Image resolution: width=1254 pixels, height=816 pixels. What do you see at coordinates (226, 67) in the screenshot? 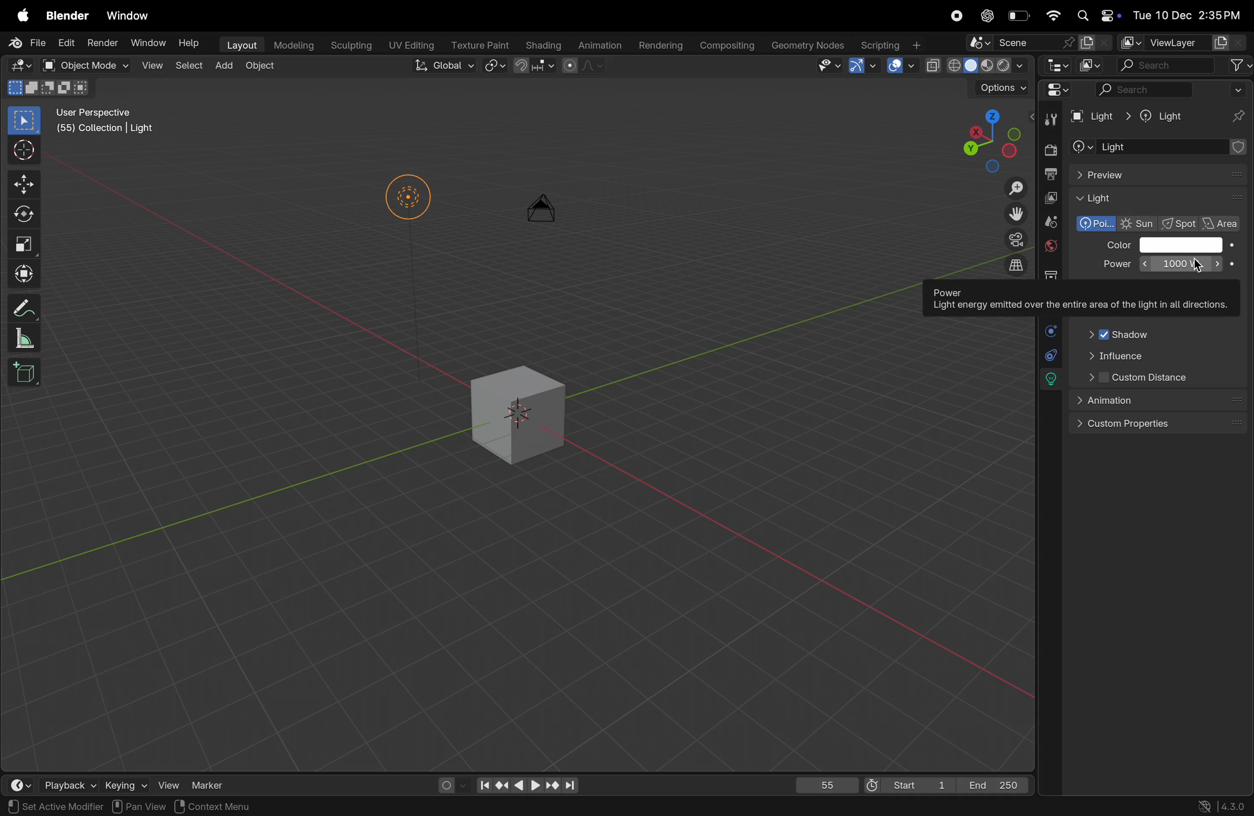
I see `add` at bounding box center [226, 67].